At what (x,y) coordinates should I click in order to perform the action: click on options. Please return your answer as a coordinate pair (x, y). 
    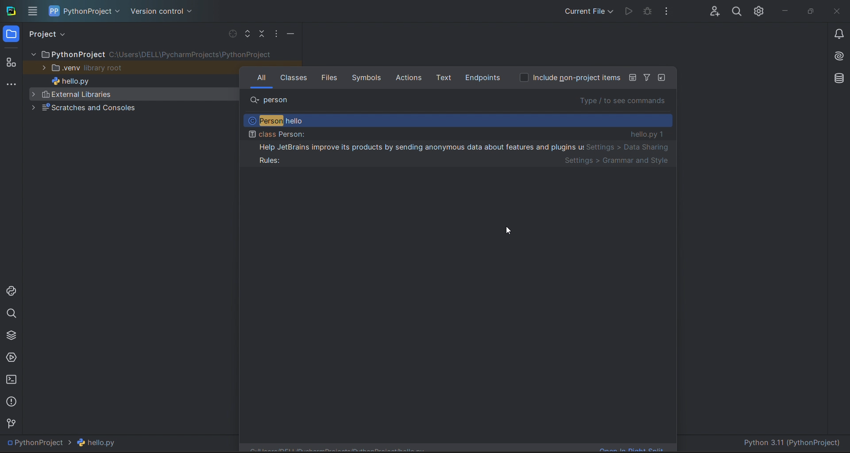
    Looking at the image, I should click on (667, 11).